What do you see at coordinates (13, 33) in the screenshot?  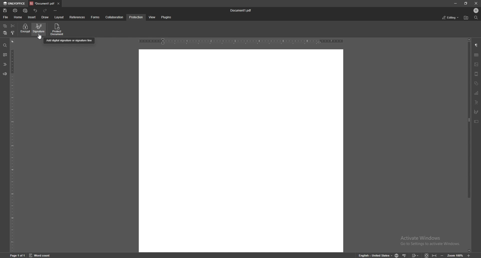 I see `copy style` at bounding box center [13, 33].